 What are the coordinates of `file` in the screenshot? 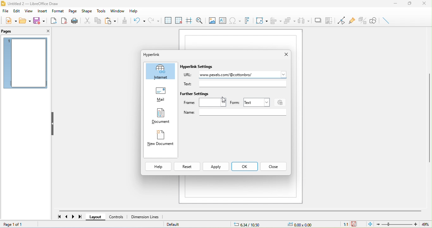 It's located at (5, 11).